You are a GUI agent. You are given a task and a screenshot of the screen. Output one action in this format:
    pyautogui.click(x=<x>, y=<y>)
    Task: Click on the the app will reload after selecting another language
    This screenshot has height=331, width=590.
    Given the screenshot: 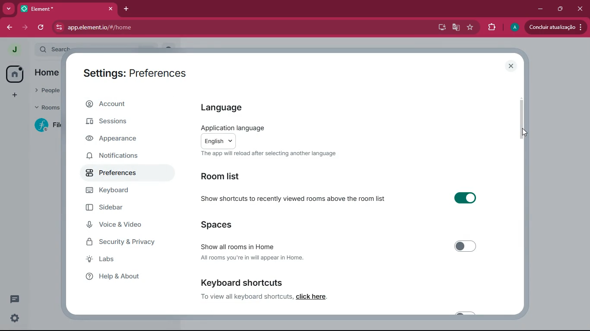 What is the action you would take?
    pyautogui.click(x=269, y=154)
    